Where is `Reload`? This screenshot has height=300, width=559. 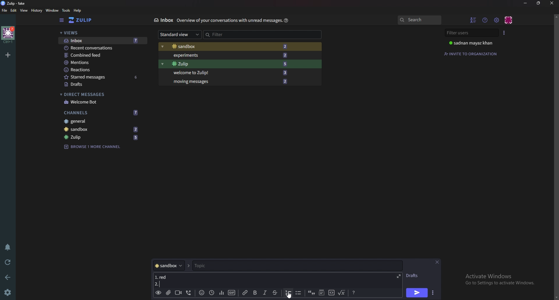
Reload is located at coordinates (9, 262).